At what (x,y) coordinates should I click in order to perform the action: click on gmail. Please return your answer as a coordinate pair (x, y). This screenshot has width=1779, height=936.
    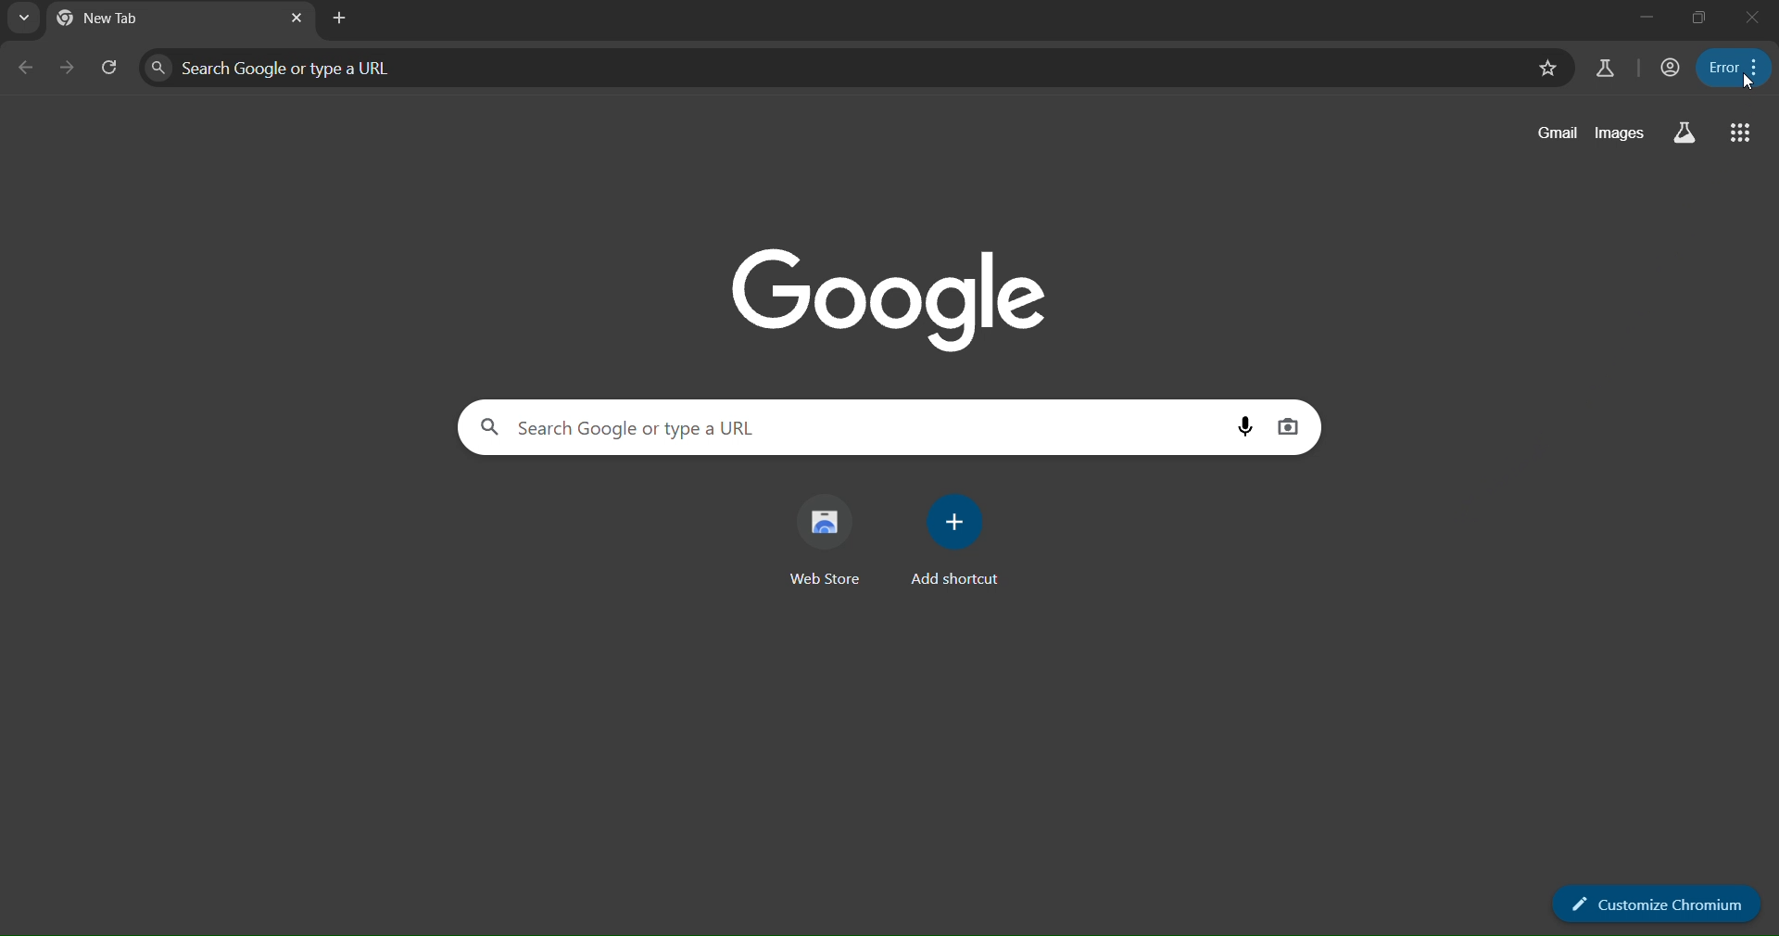
    Looking at the image, I should click on (1560, 133).